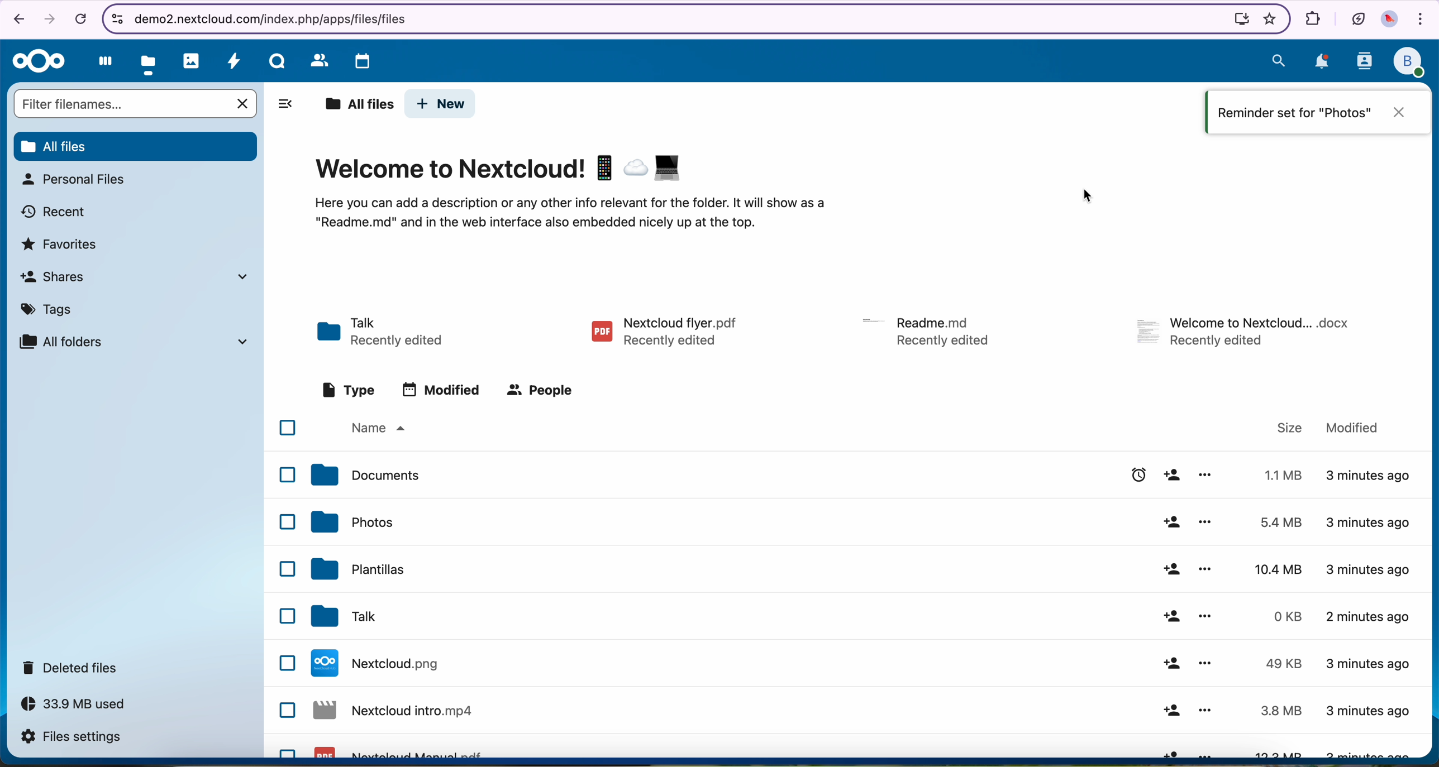 The height and width of the screenshot is (767, 1439). Describe the element at coordinates (1205, 475) in the screenshot. I see `more options` at that location.